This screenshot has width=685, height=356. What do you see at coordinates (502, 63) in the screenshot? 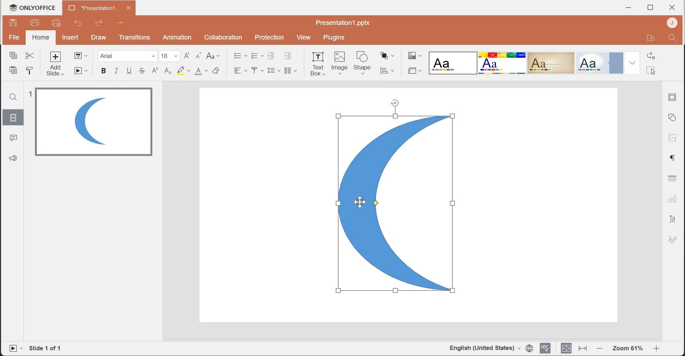
I see `Basic` at bounding box center [502, 63].